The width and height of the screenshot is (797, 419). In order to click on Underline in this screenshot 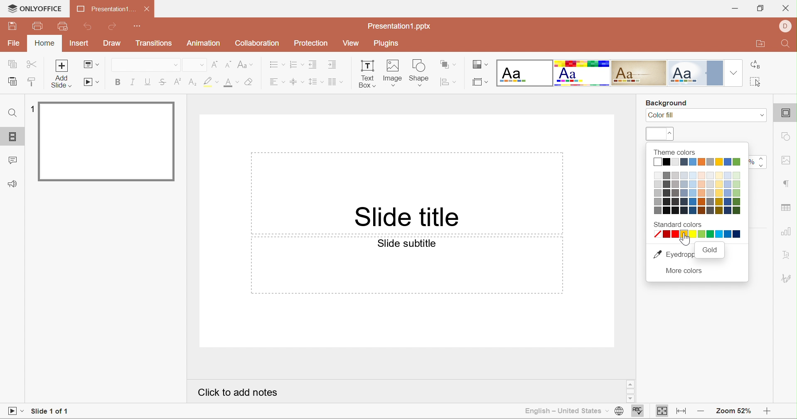, I will do `click(147, 81)`.